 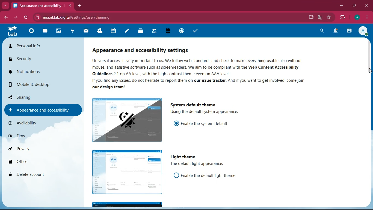 I want to click on enable, so click(x=206, y=124).